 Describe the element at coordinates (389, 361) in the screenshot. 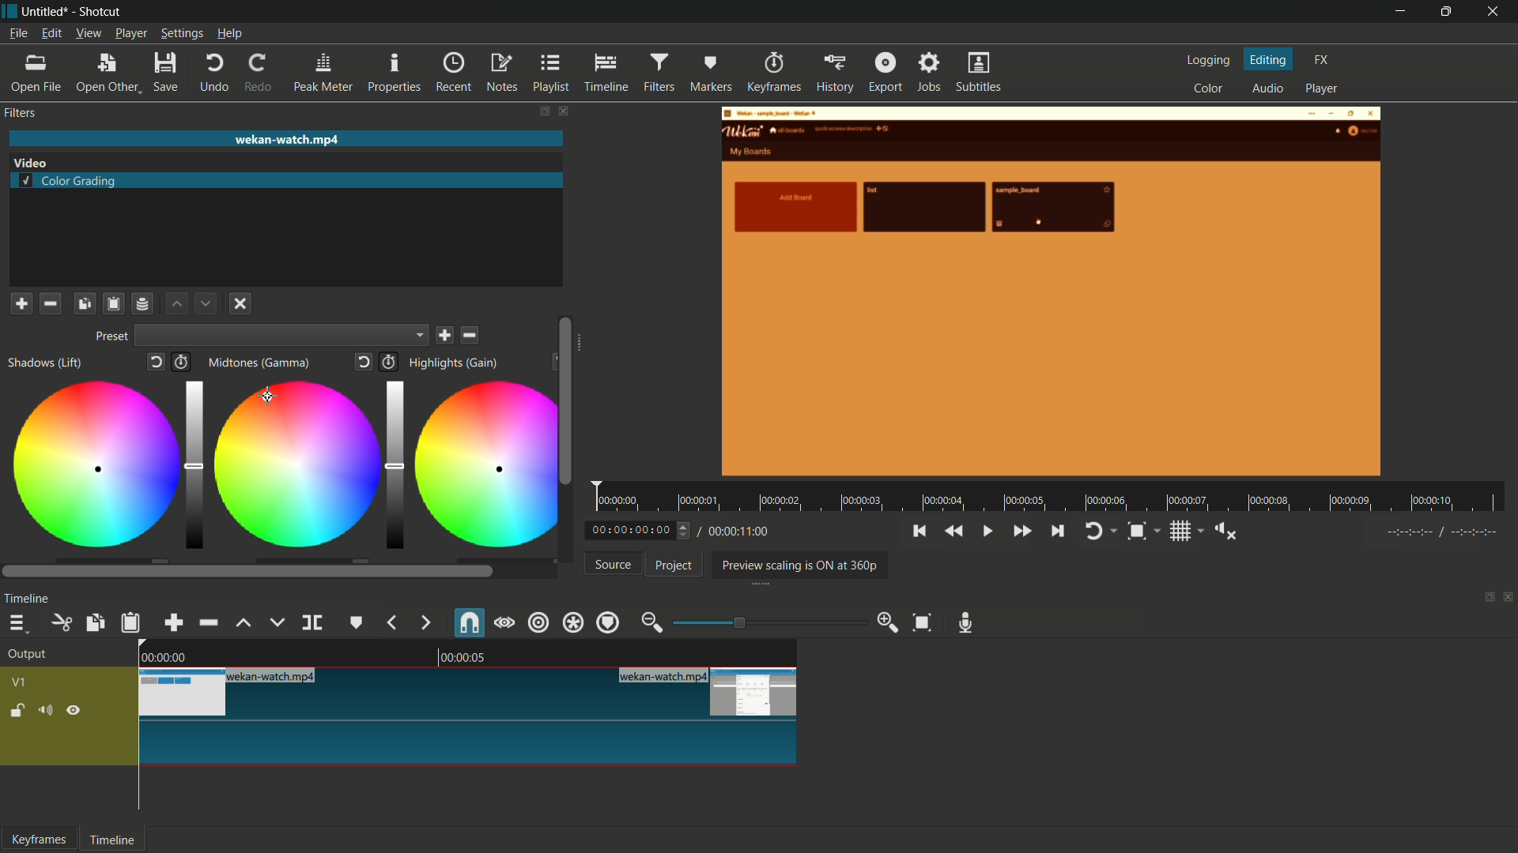

I see `add keyframes to this parameter` at that location.